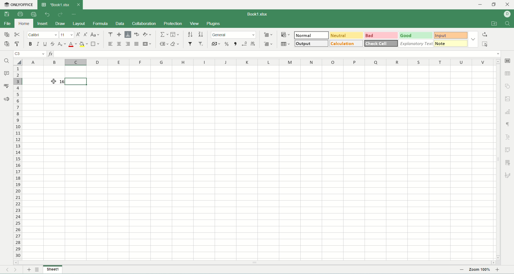 The height and width of the screenshot is (274, 514). Describe the element at coordinates (119, 44) in the screenshot. I see `align center` at that location.